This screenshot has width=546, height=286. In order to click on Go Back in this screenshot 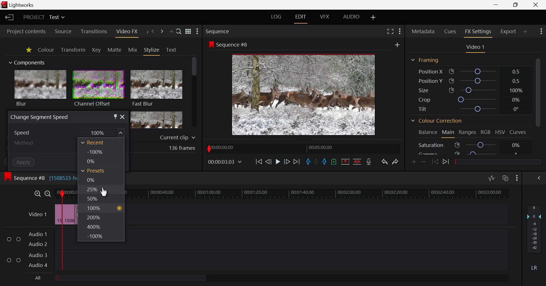, I will do `click(268, 161)`.